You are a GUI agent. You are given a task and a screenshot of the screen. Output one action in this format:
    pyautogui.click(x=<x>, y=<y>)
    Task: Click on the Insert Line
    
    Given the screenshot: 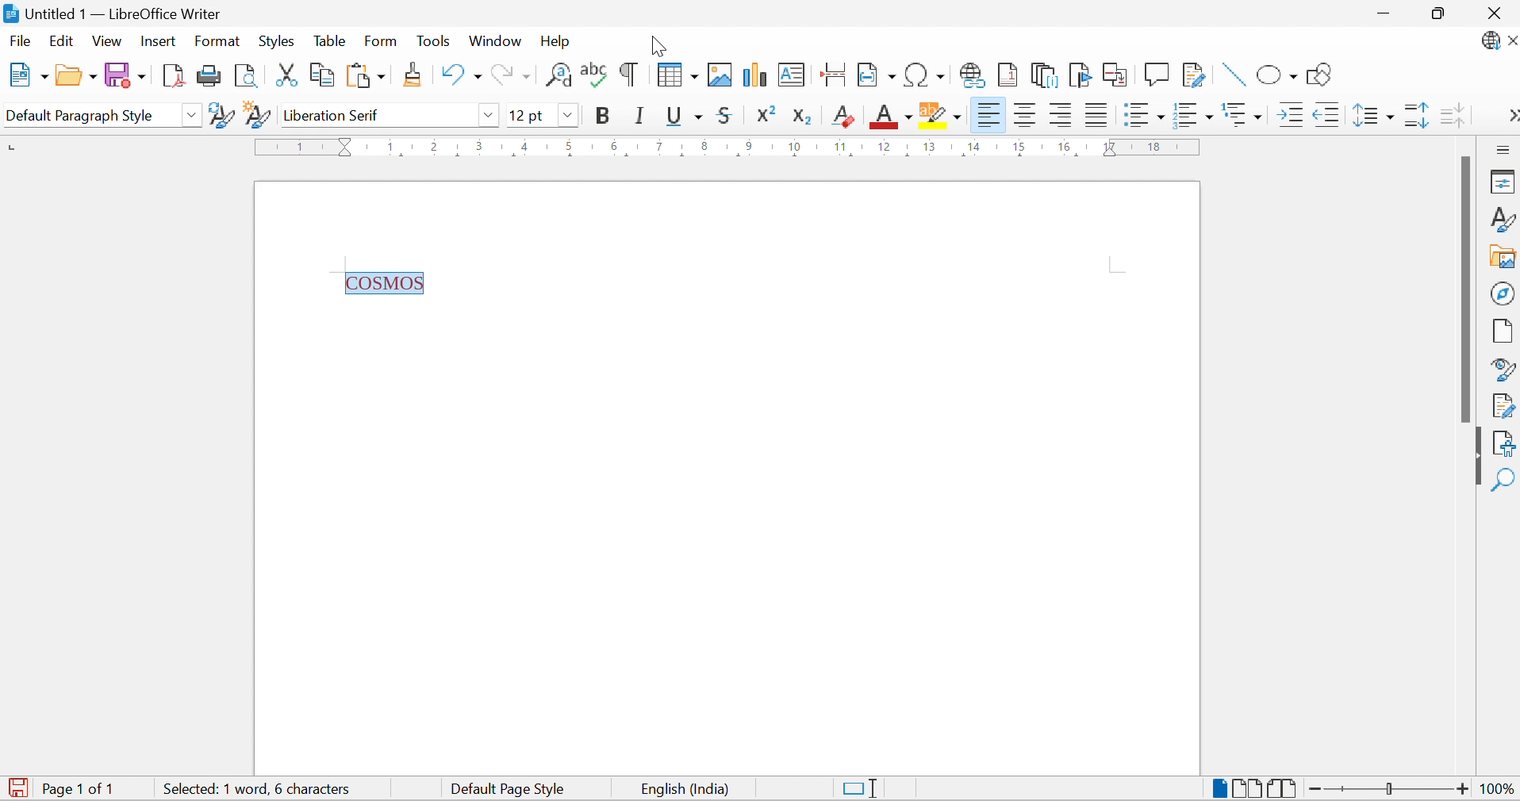 What is the action you would take?
    pyautogui.click(x=1230, y=75)
    